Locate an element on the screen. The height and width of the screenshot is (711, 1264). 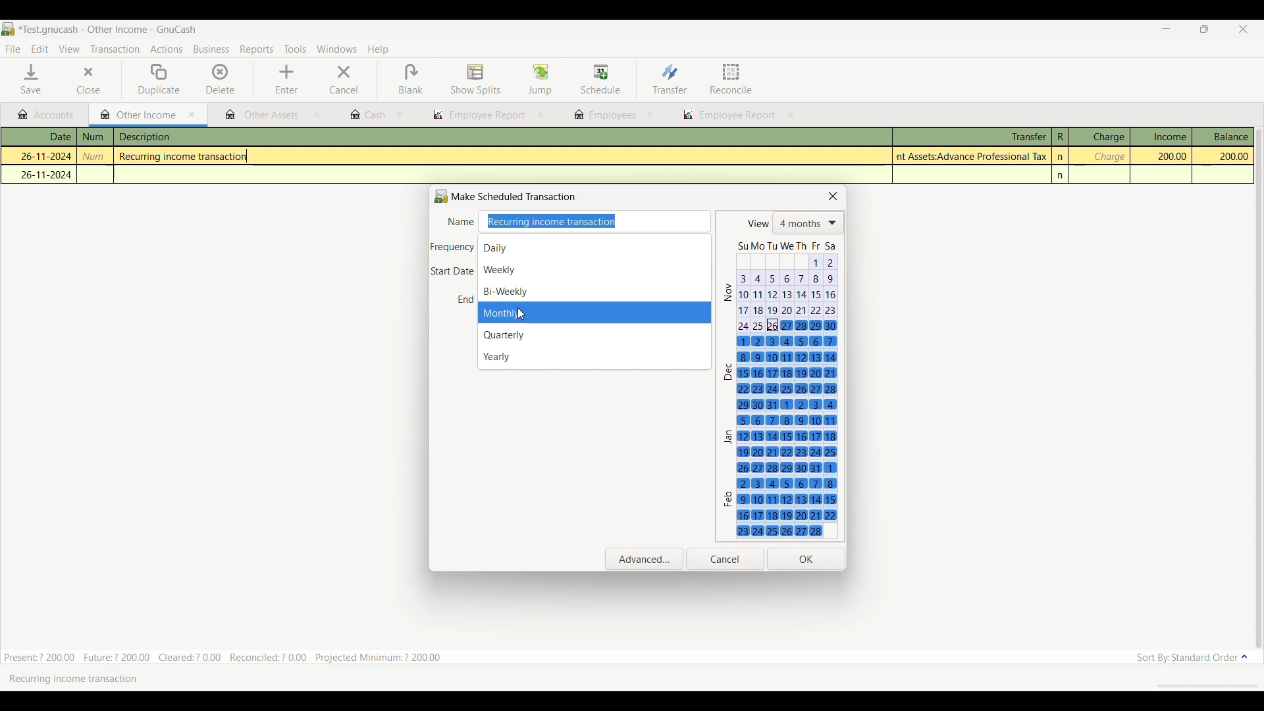
26-11-2024 is located at coordinates (40, 155).